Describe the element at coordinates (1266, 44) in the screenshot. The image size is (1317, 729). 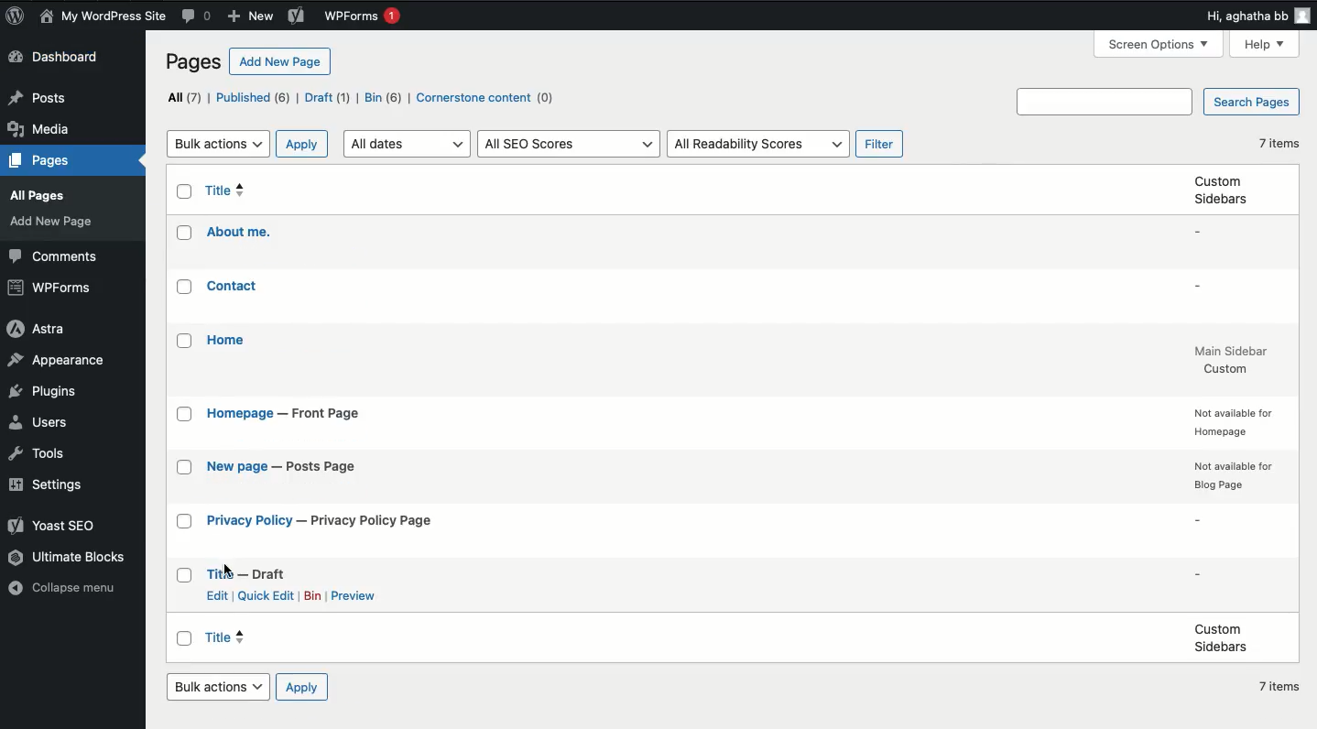
I see `Help` at that location.